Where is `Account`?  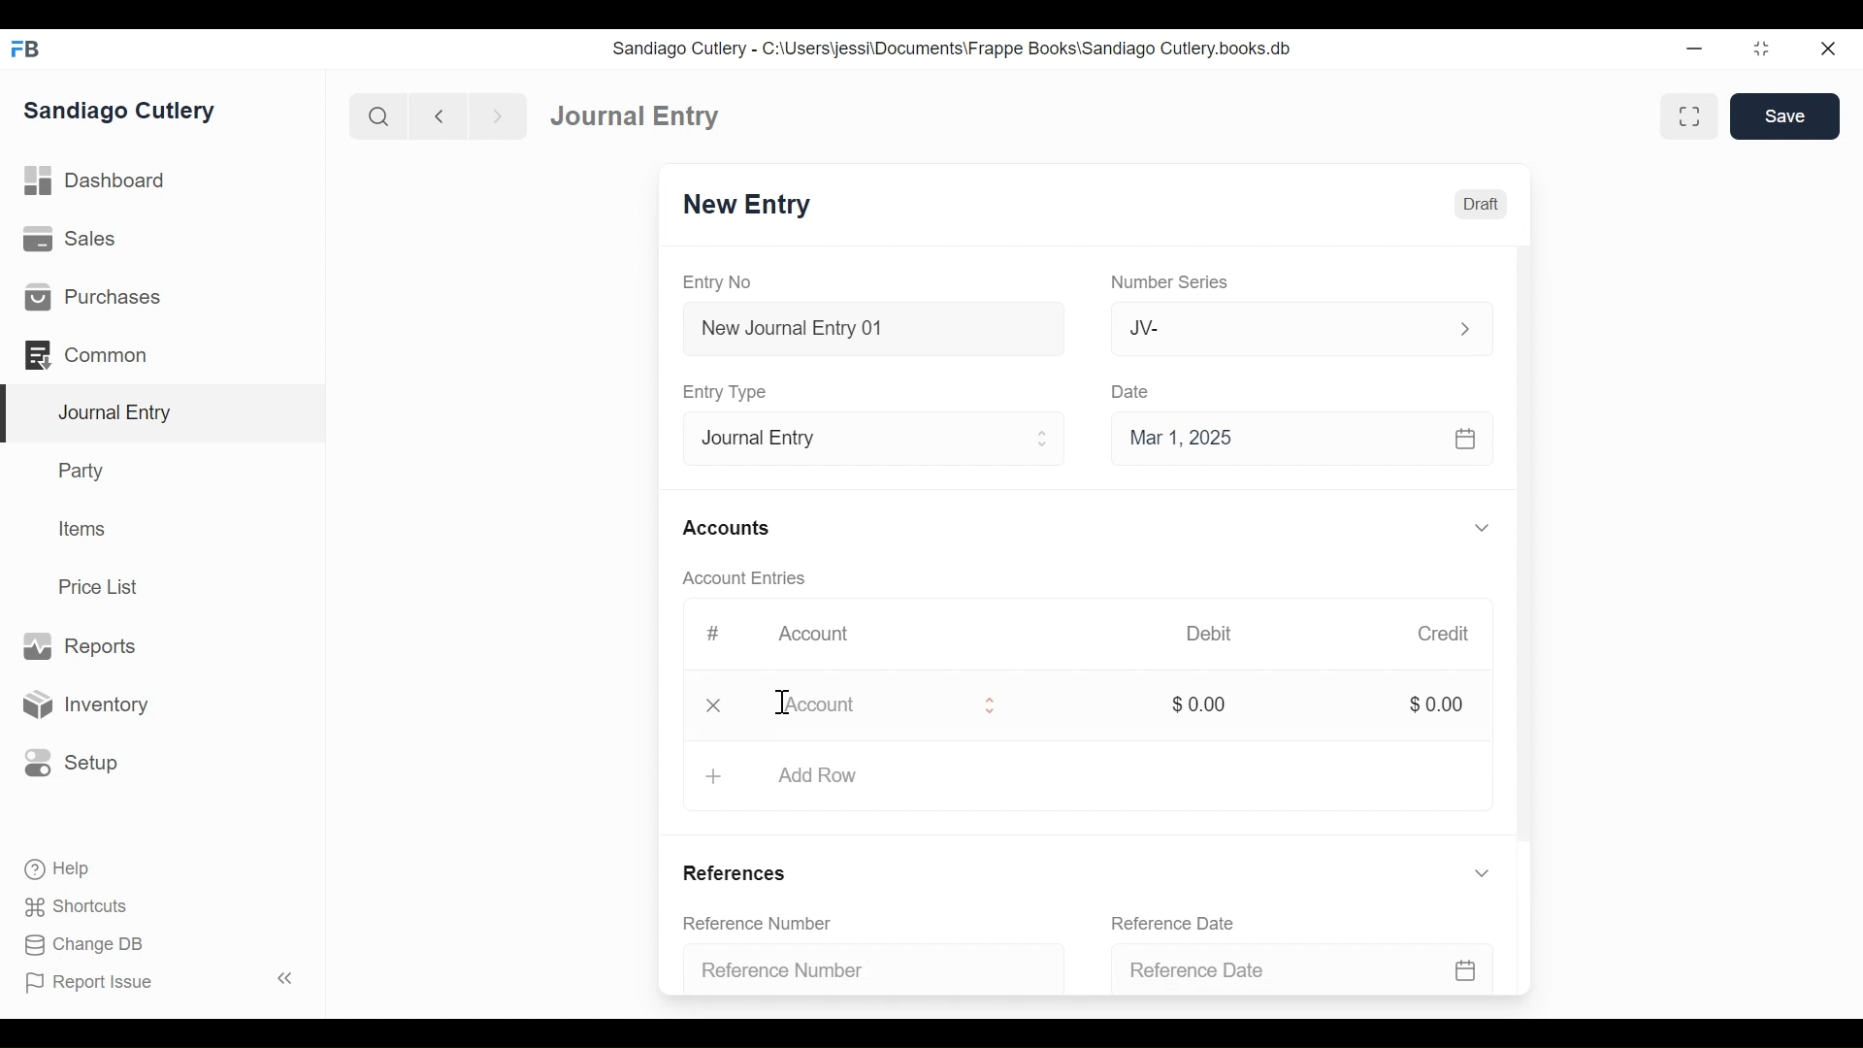
Account is located at coordinates (813, 635).